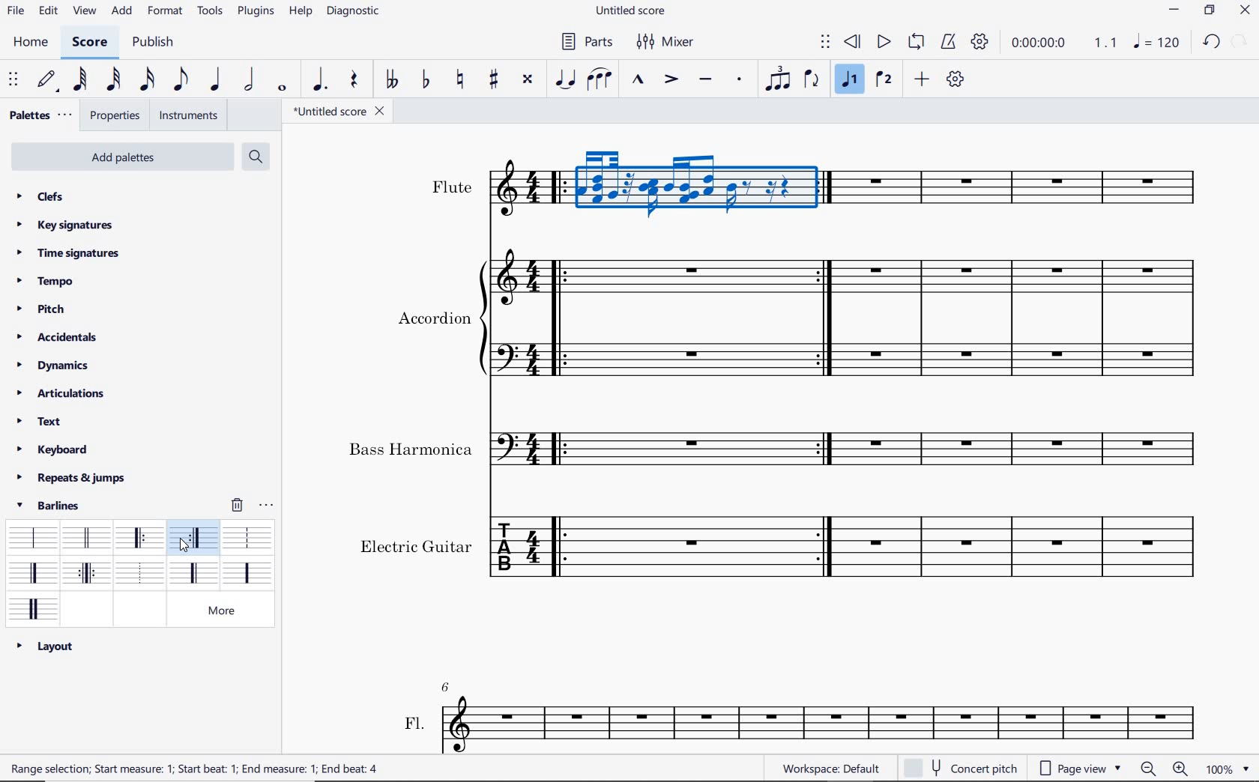  Describe the element at coordinates (826, 43) in the screenshot. I see `select to move` at that location.